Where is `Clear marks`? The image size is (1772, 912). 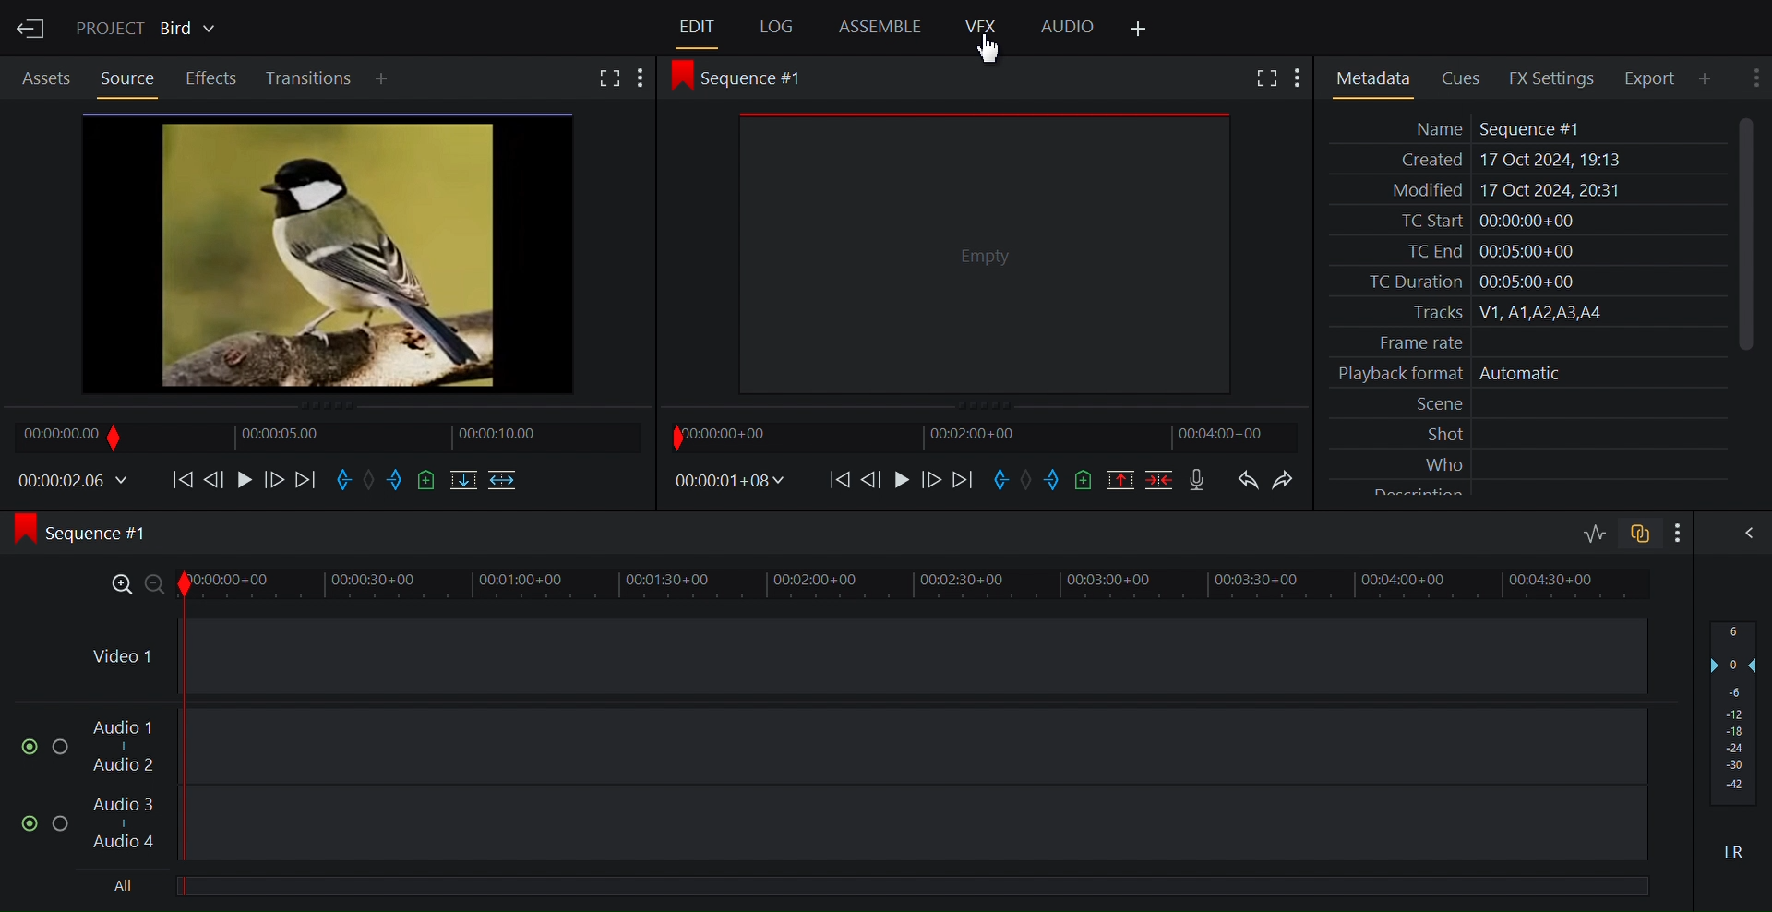 Clear marks is located at coordinates (1027, 480).